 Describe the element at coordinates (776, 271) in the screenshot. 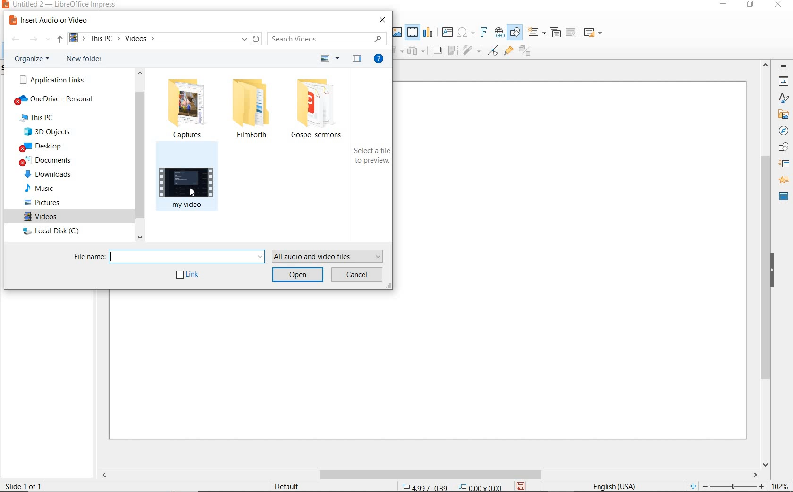

I see `HIDE` at that location.